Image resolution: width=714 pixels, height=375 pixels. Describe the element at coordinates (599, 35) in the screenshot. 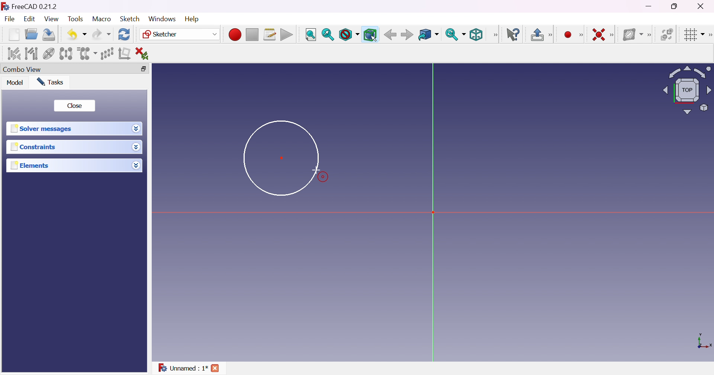

I see `Constrain conincident` at that location.